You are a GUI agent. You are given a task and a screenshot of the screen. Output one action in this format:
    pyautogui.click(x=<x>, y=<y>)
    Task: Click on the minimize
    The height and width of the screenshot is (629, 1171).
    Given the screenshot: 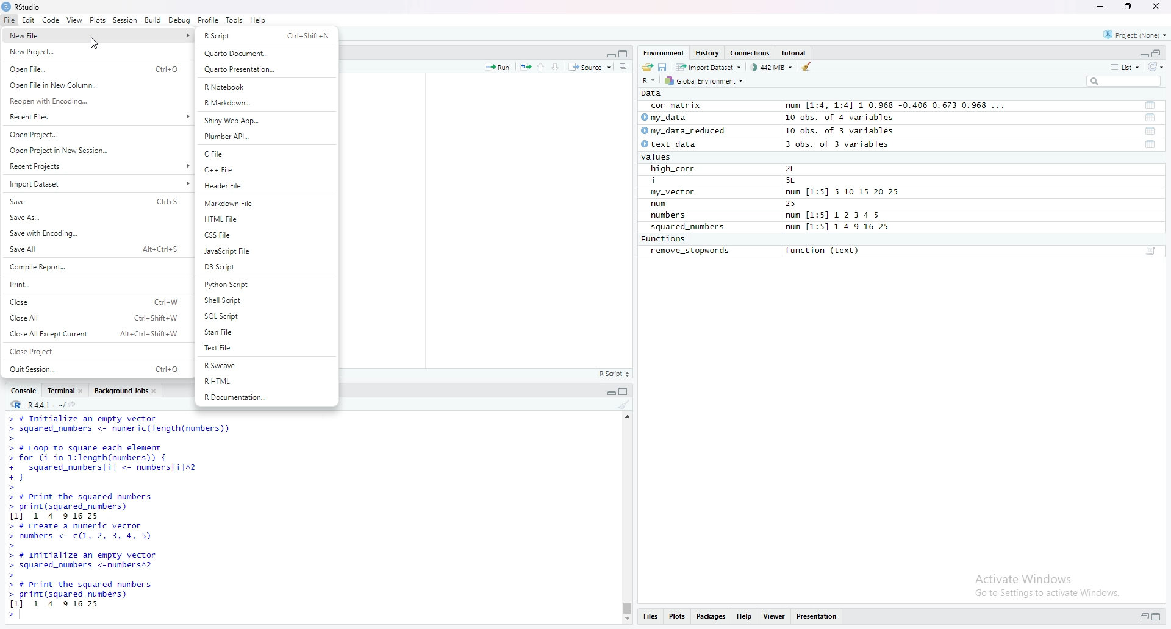 What is the action you would take?
    pyautogui.click(x=609, y=393)
    